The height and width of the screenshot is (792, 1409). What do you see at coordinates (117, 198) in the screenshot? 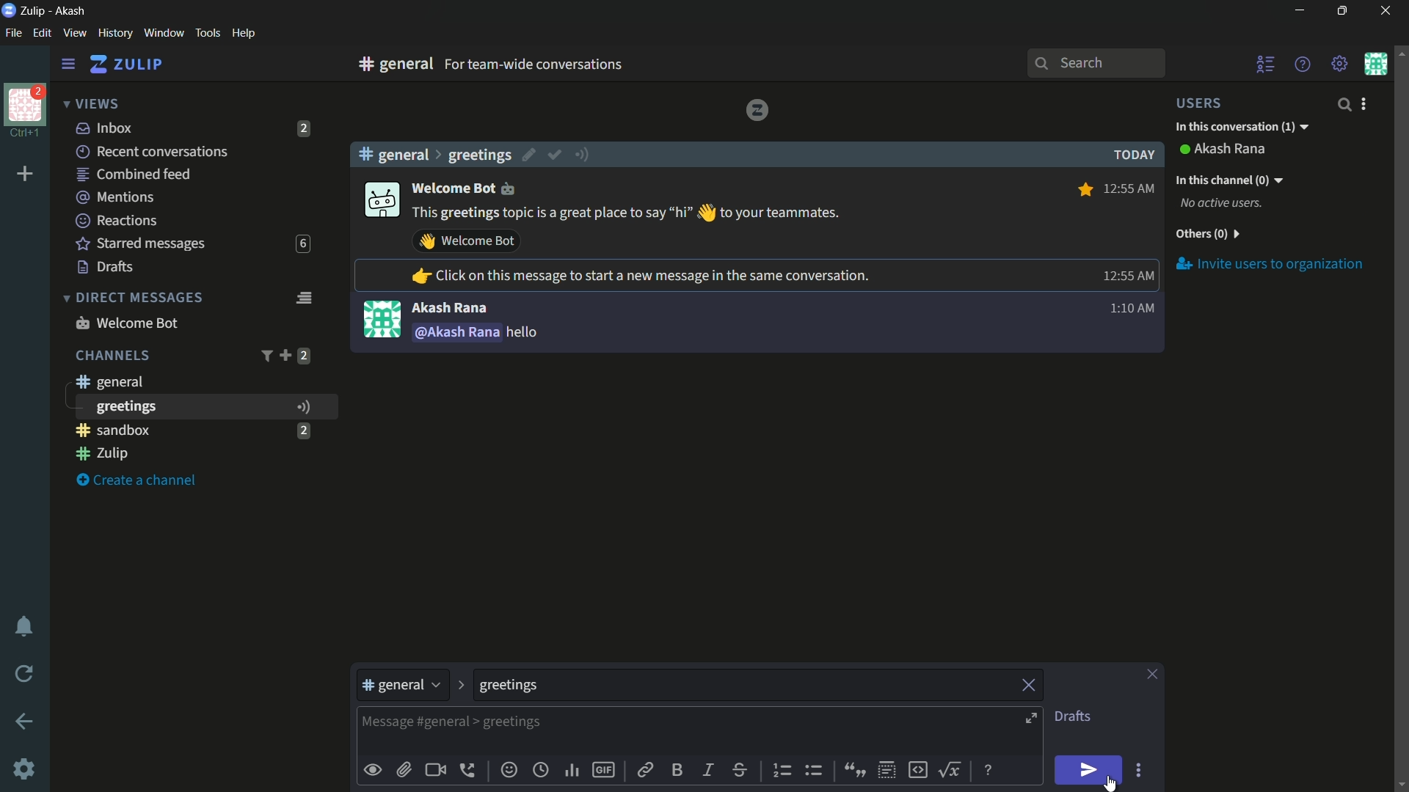
I see `mentions` at bounding box center [117, 198].